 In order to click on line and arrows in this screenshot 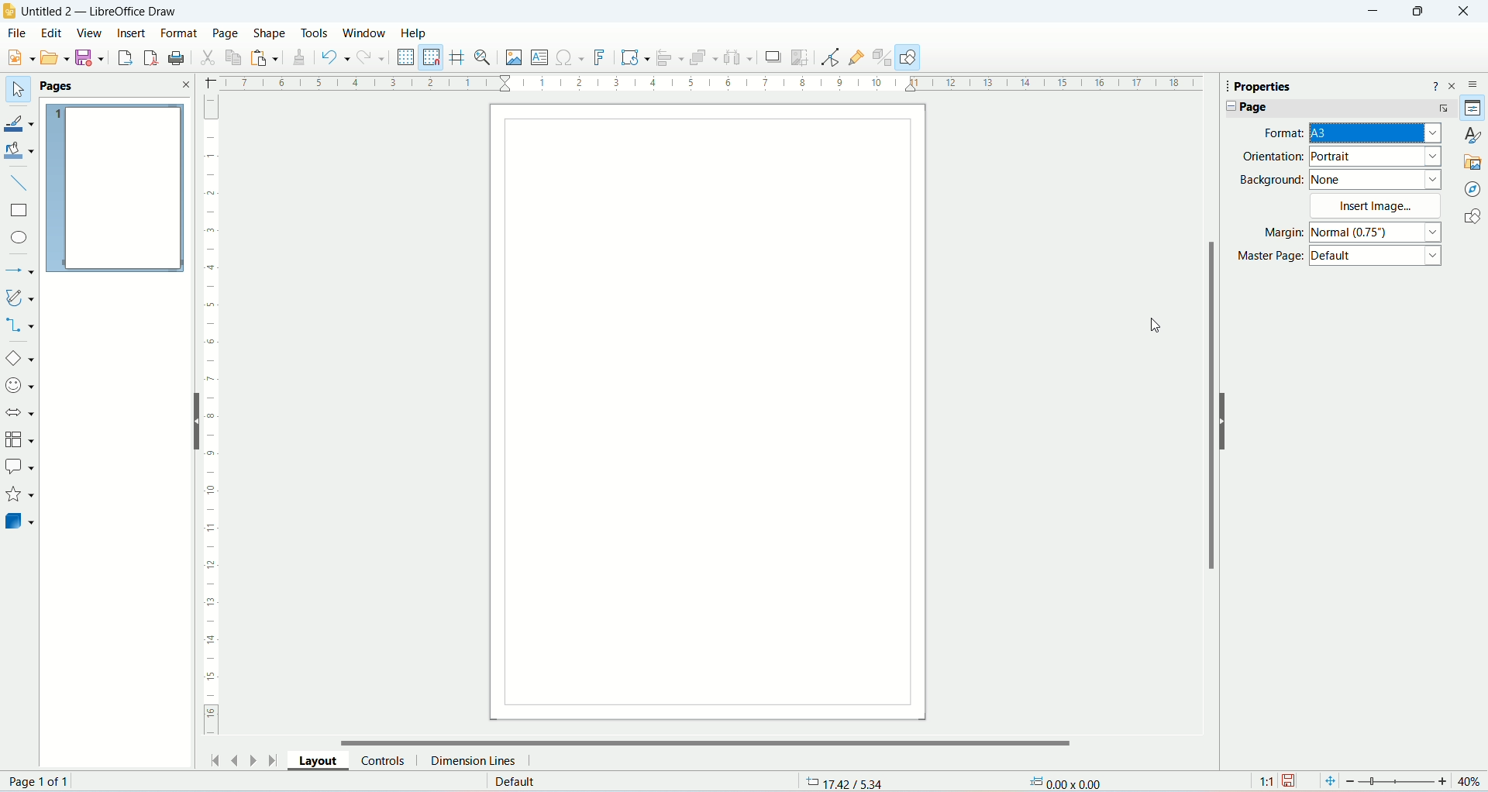, I will do `click(19, 270)`.